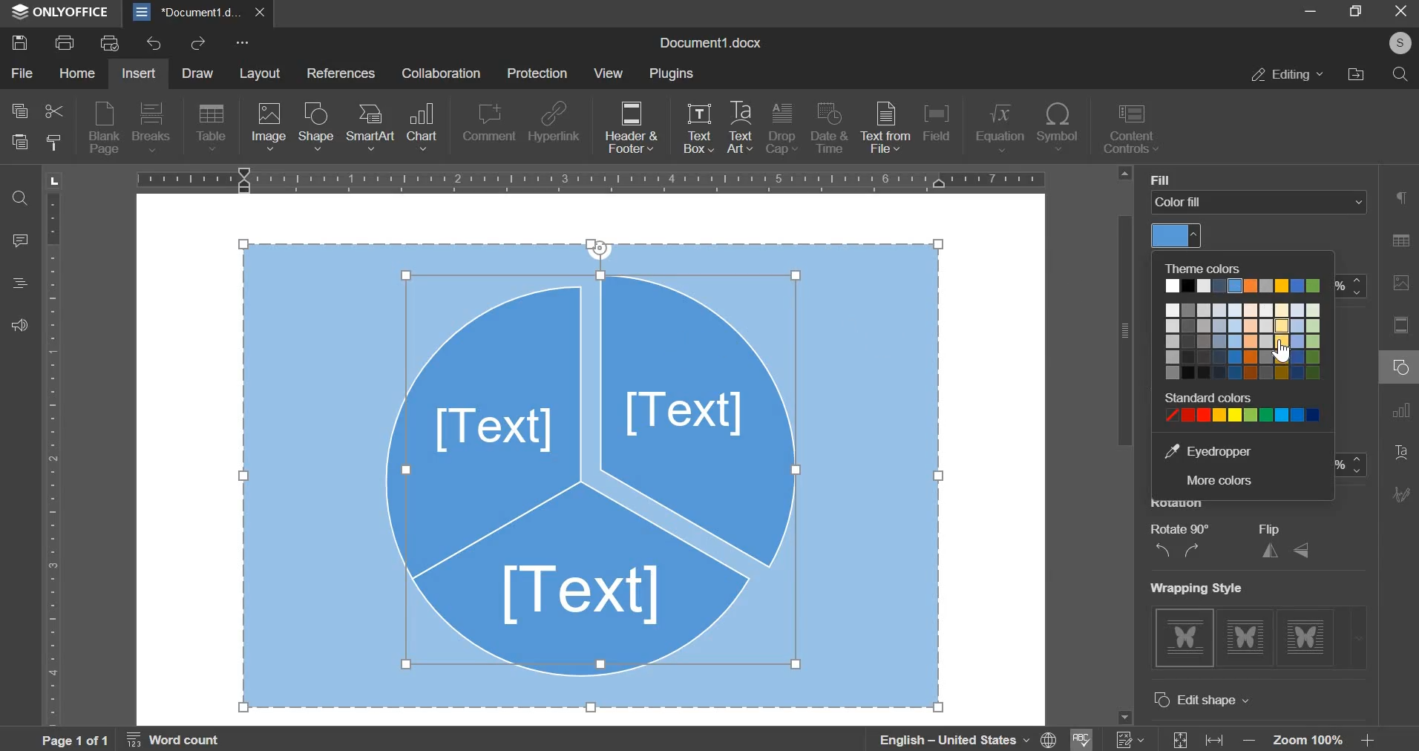  What do you see at coordinates (1261, 203) in the screenshot?
I see `fill select` at bounding box center [1261, 203].